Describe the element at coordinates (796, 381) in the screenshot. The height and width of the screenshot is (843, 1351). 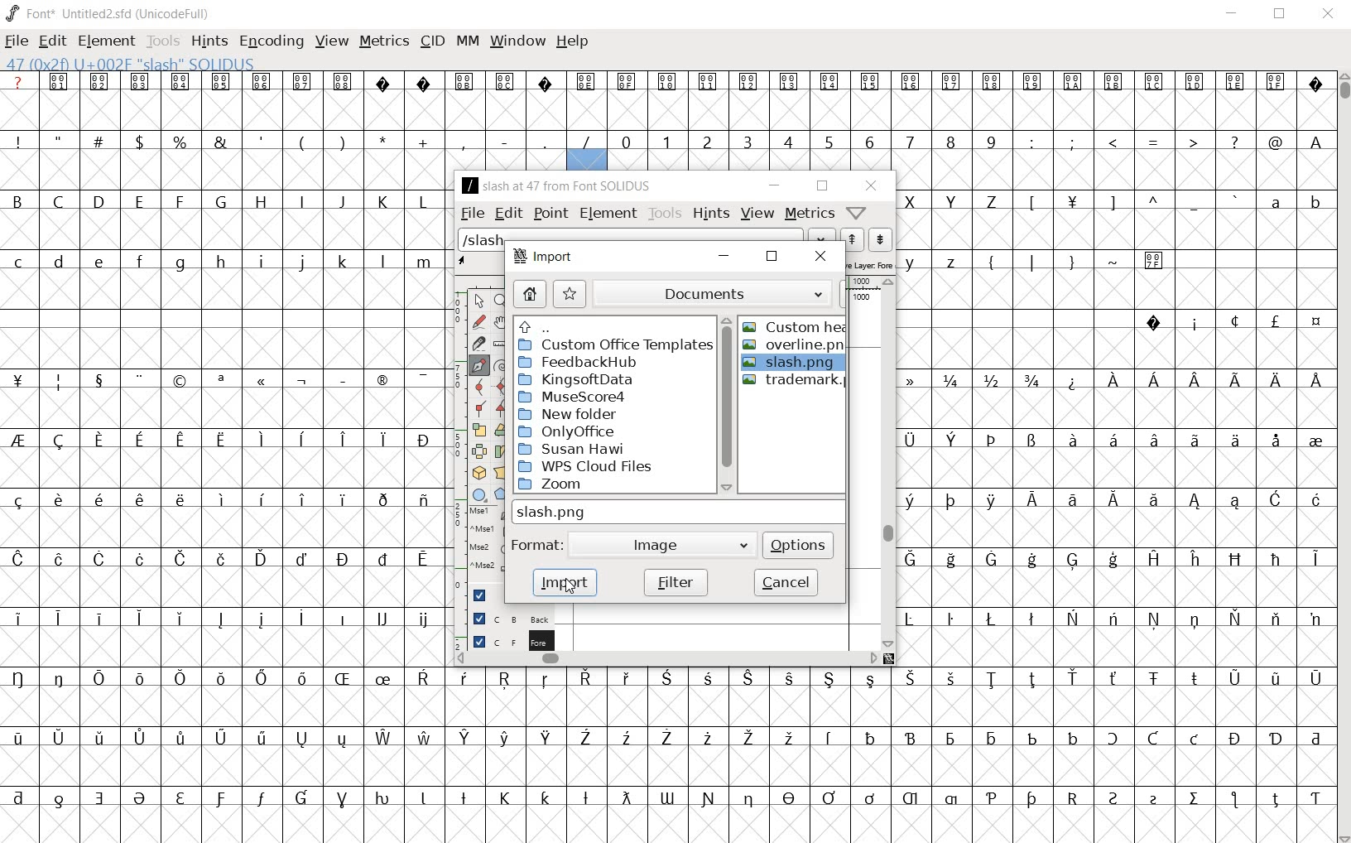
I see `trademark.png` at that location.